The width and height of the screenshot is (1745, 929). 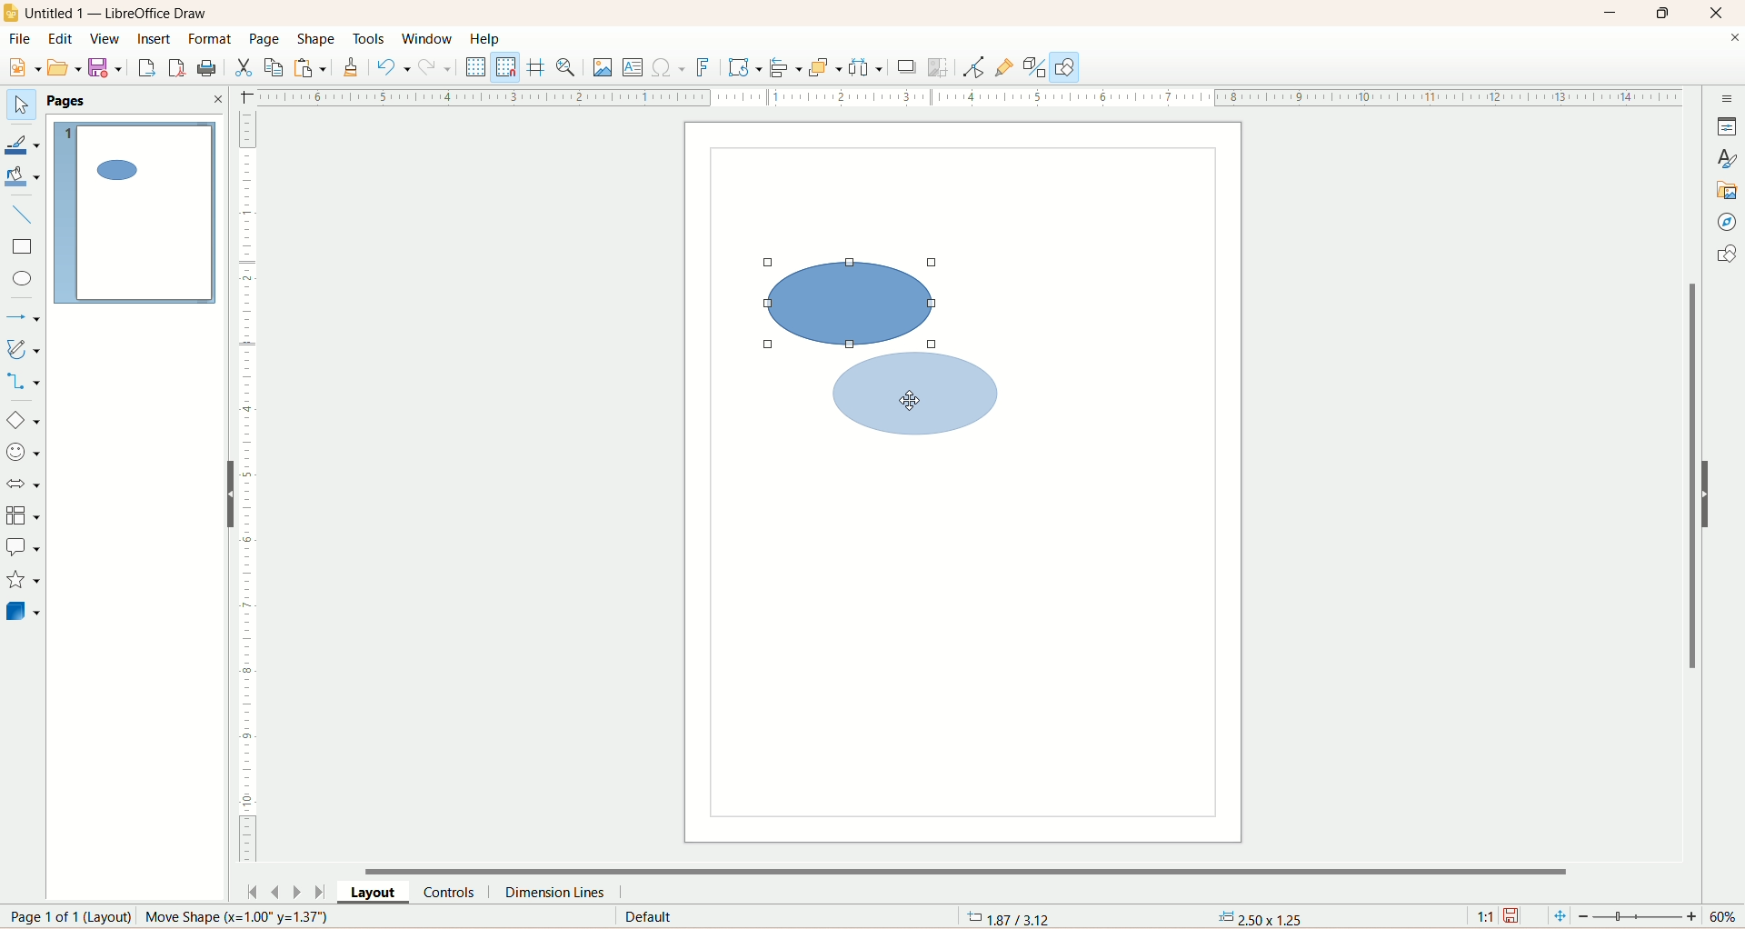 What do you see at coordinates (1615, 11) in the screenshot?
I see `minimize` at bounding box center [1615, 11].